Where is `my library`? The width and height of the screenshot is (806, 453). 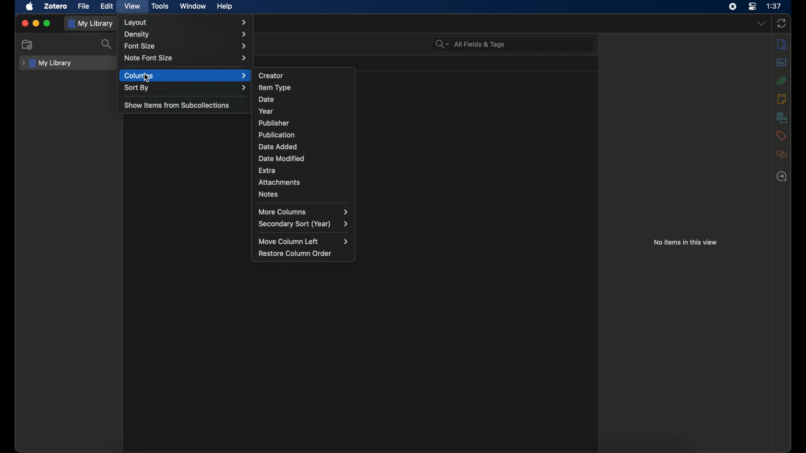
my library is located at coordinates (92, 24).